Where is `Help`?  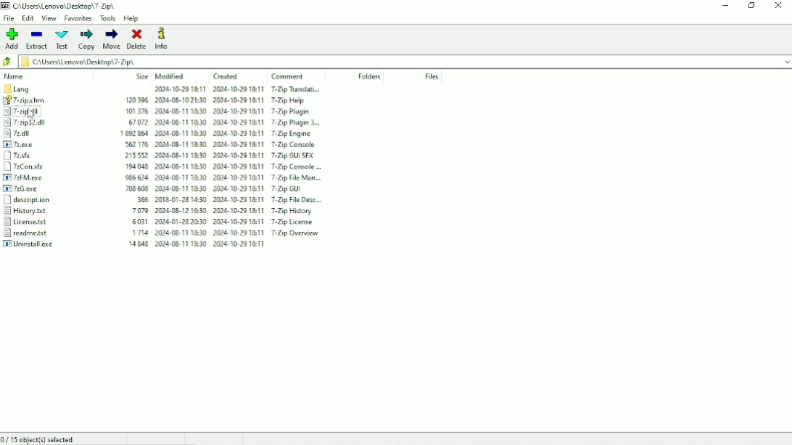 Help is located at coordinates (132, 19).